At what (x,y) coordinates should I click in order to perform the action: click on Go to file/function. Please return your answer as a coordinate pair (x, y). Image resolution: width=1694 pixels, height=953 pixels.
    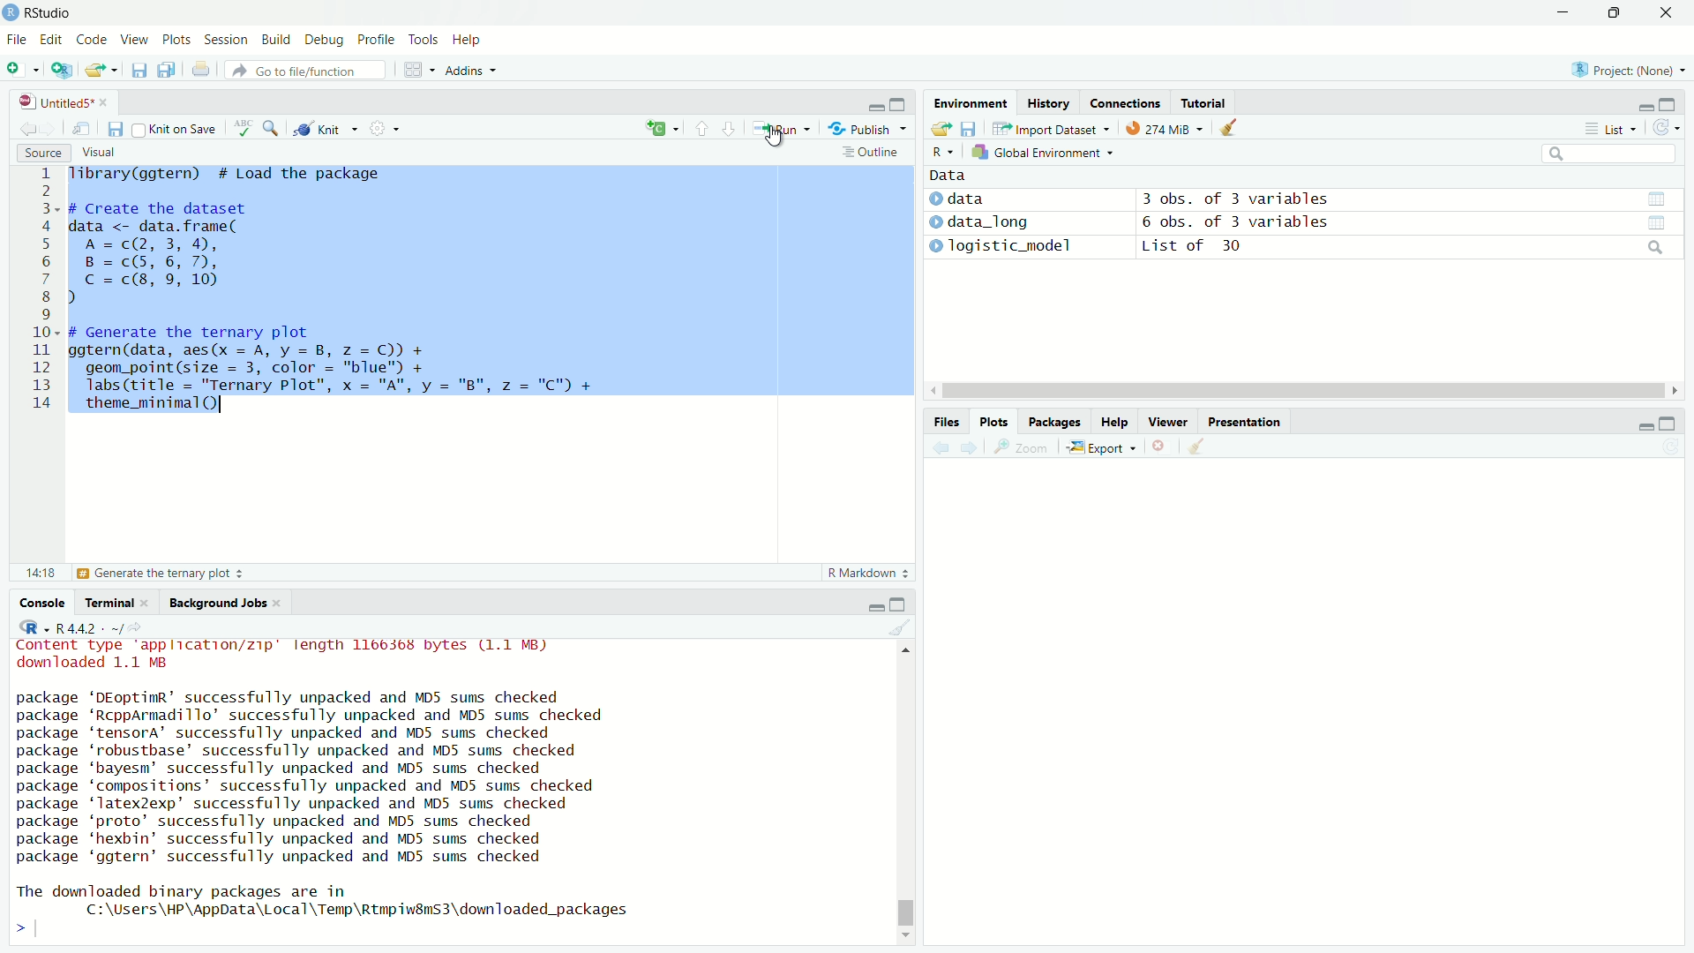
    Looking at the image, I should click on (298, 70).